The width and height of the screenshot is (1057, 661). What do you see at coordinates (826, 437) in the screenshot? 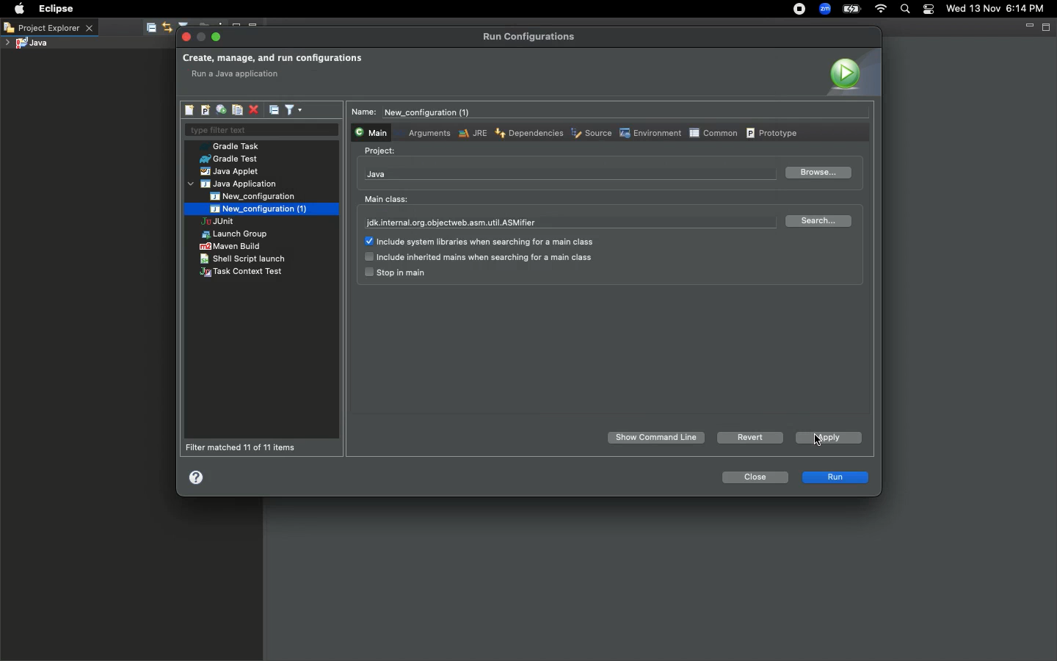
I see `Apply` at bounding box center [826, 437].